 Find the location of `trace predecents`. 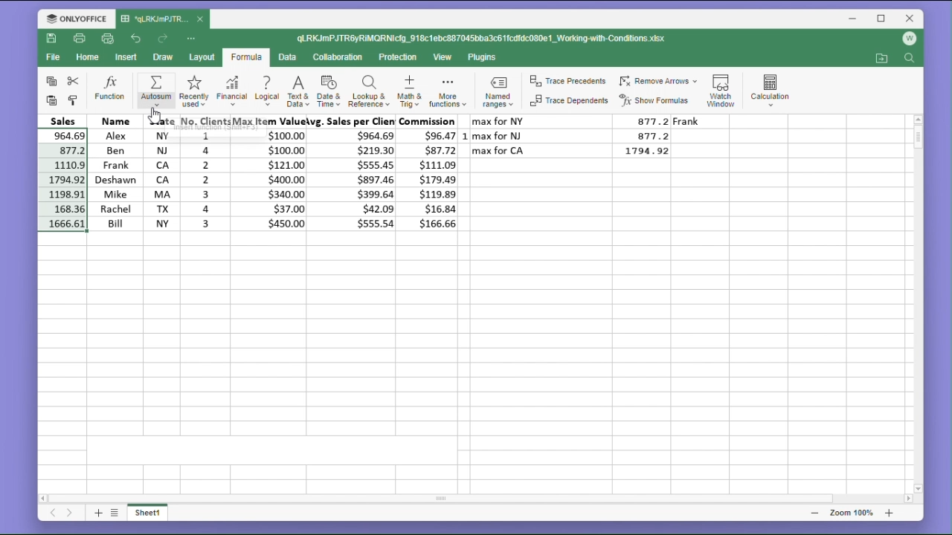

trace predecents is located at coordinates (567, 82).